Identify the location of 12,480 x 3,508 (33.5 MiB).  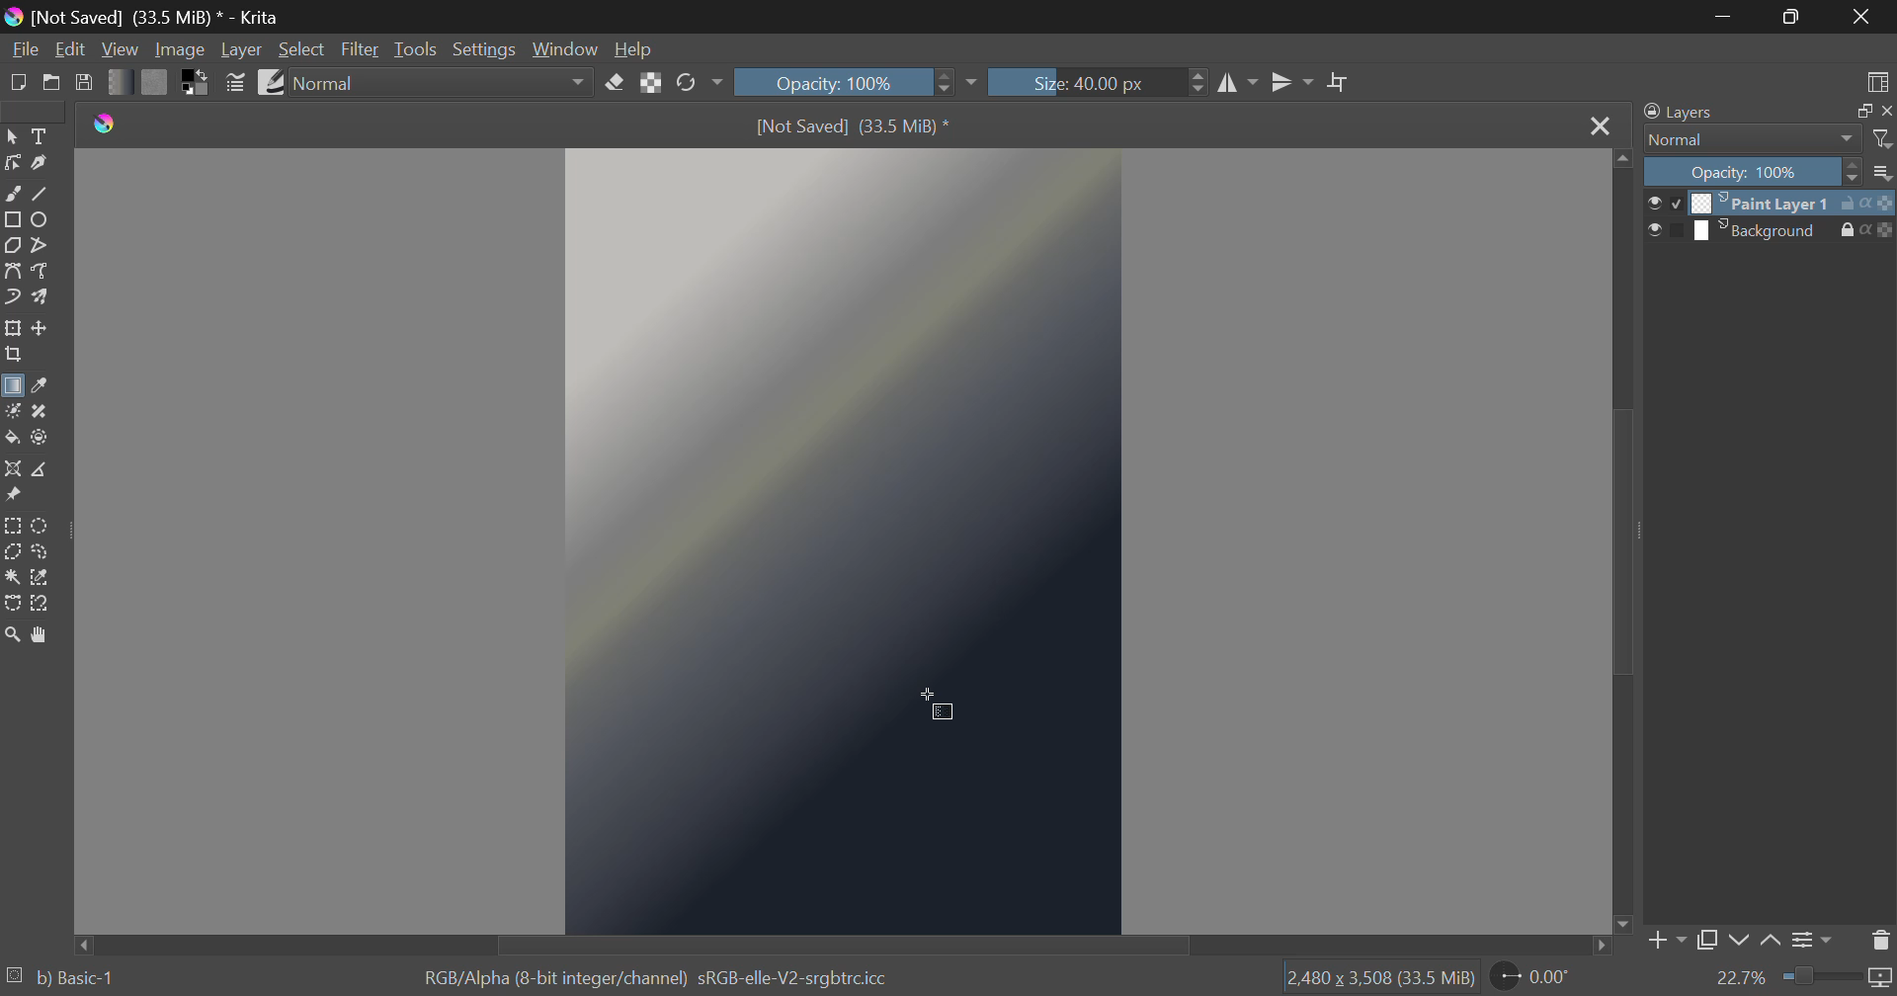
(1378, 977).